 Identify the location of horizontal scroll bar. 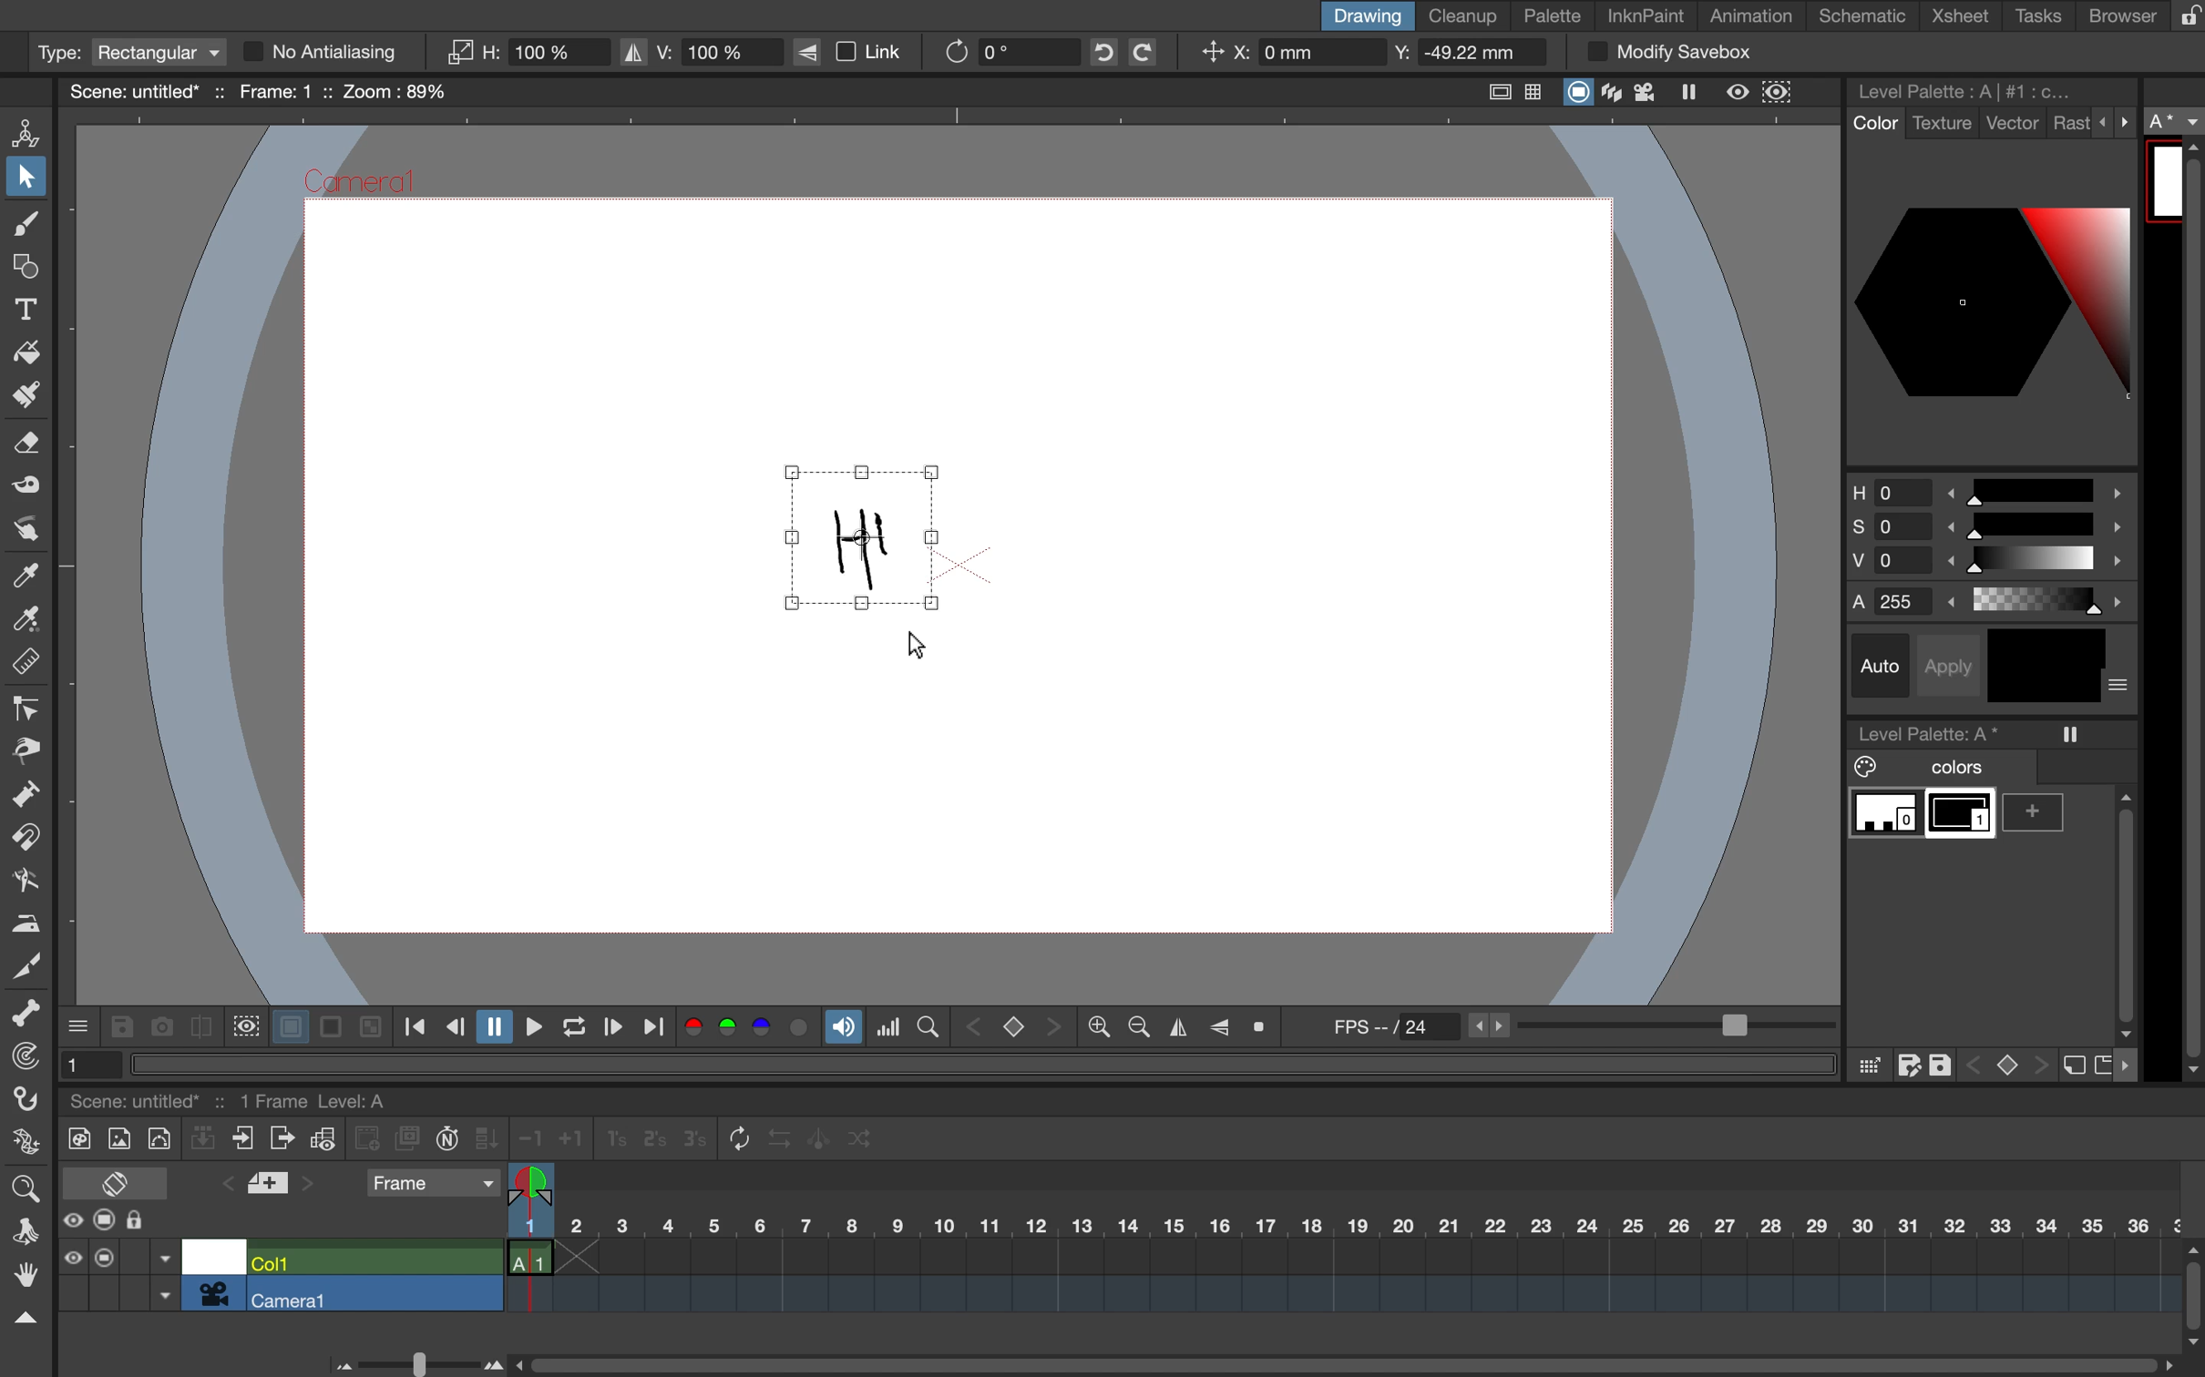
(1336, 1356).